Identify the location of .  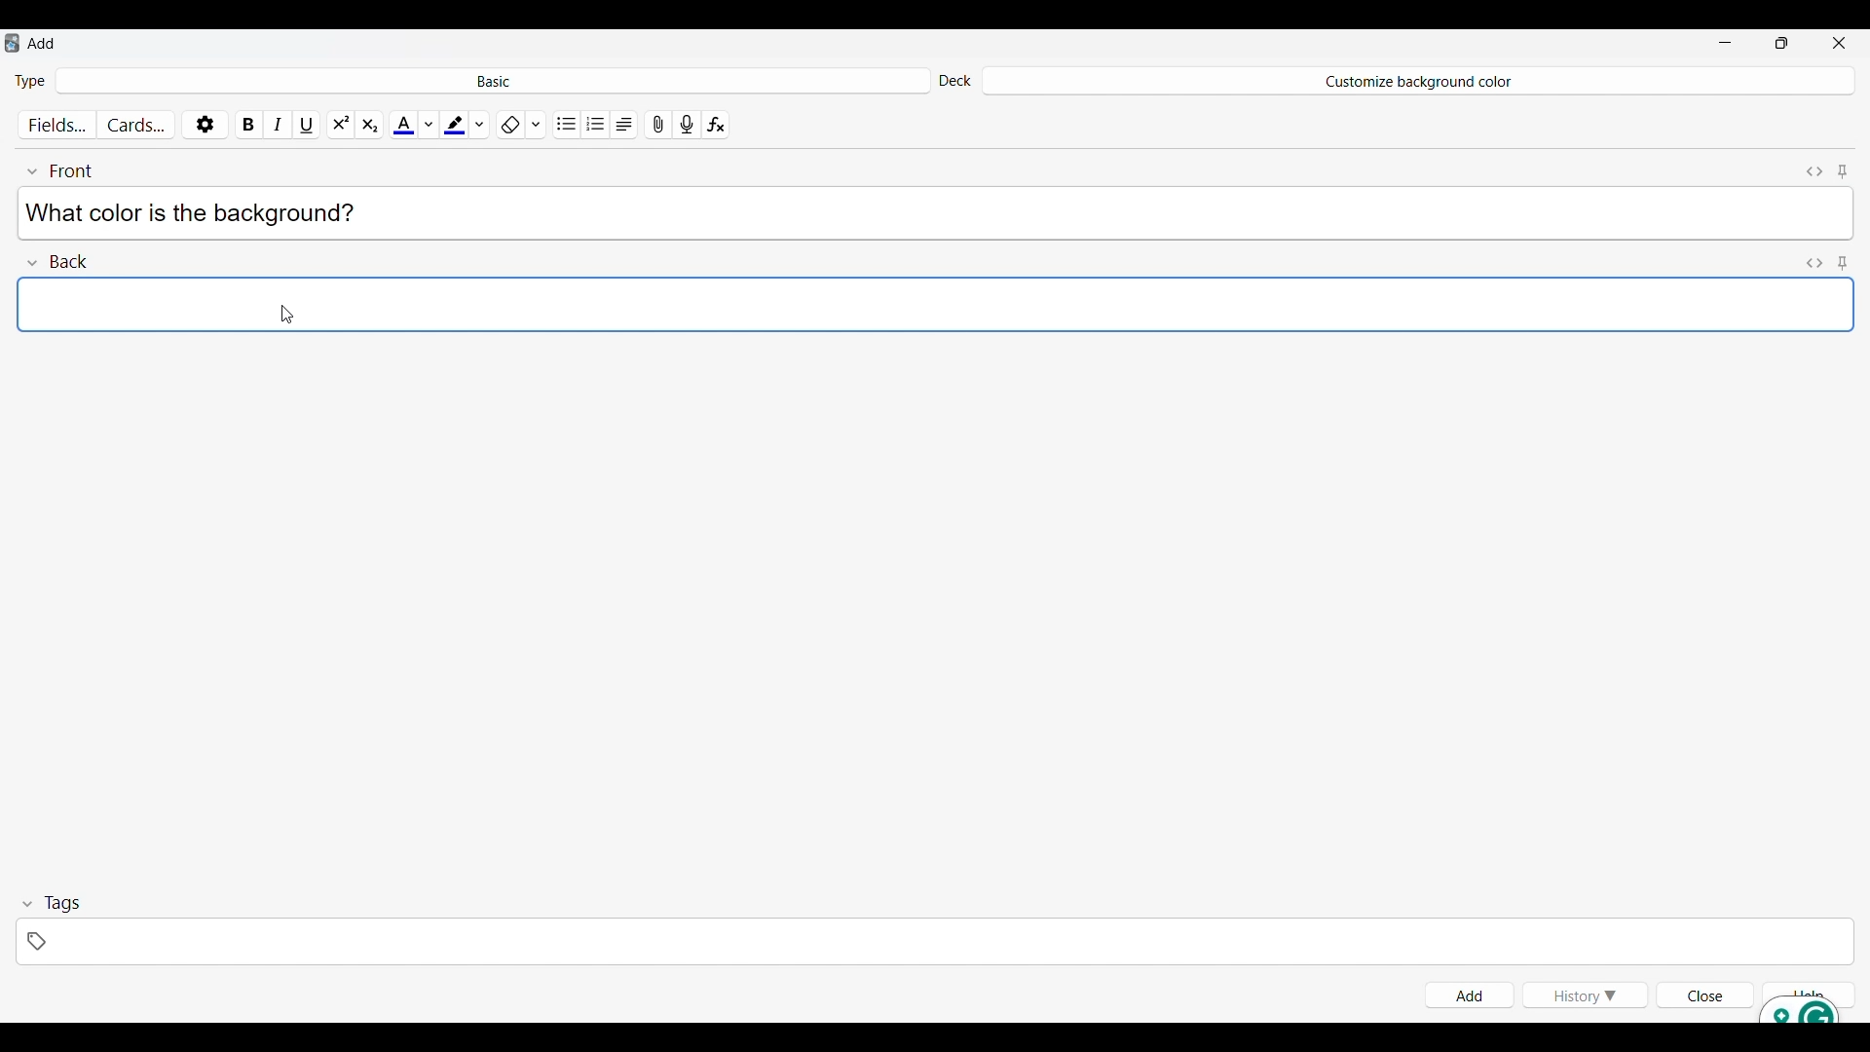
(1470, 996).